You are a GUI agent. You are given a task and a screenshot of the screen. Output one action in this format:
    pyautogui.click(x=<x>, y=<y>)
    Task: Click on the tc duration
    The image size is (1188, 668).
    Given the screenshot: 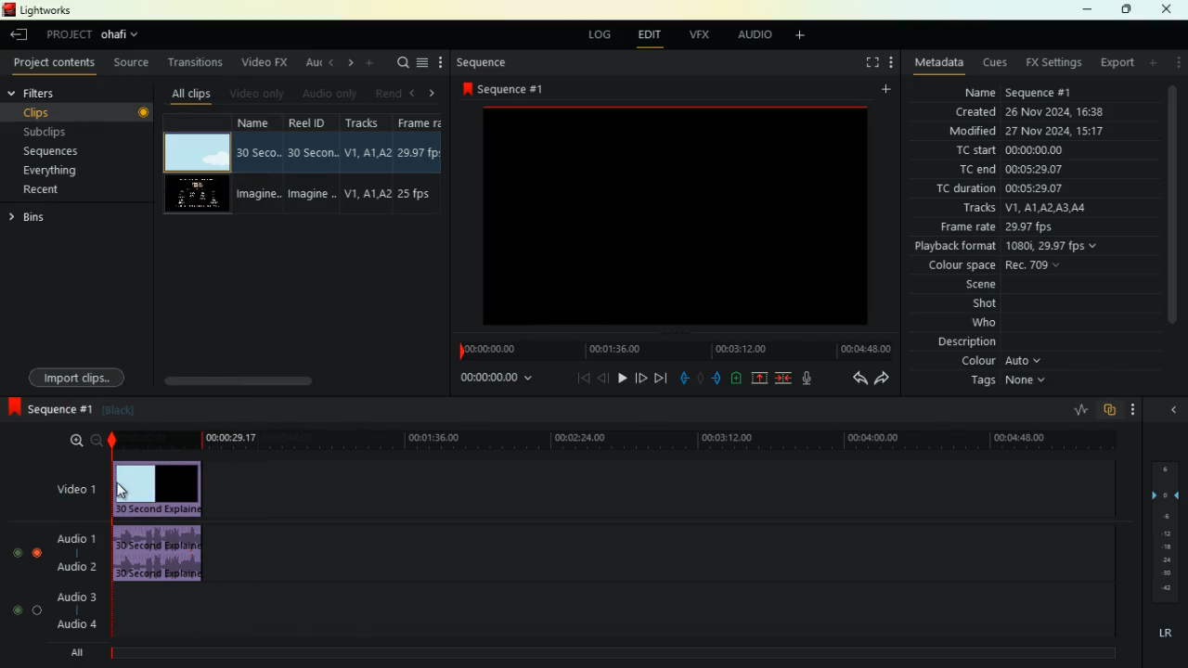 What is the action you would take?
    pyautogui.click(x=1008, y=190)
    